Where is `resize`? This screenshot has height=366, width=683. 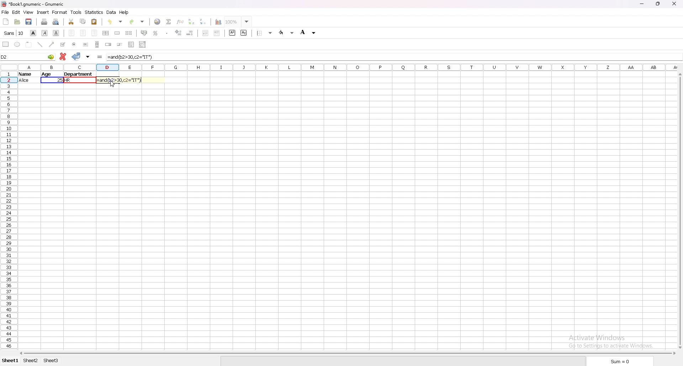
resize is located at coordinates (657, 4).